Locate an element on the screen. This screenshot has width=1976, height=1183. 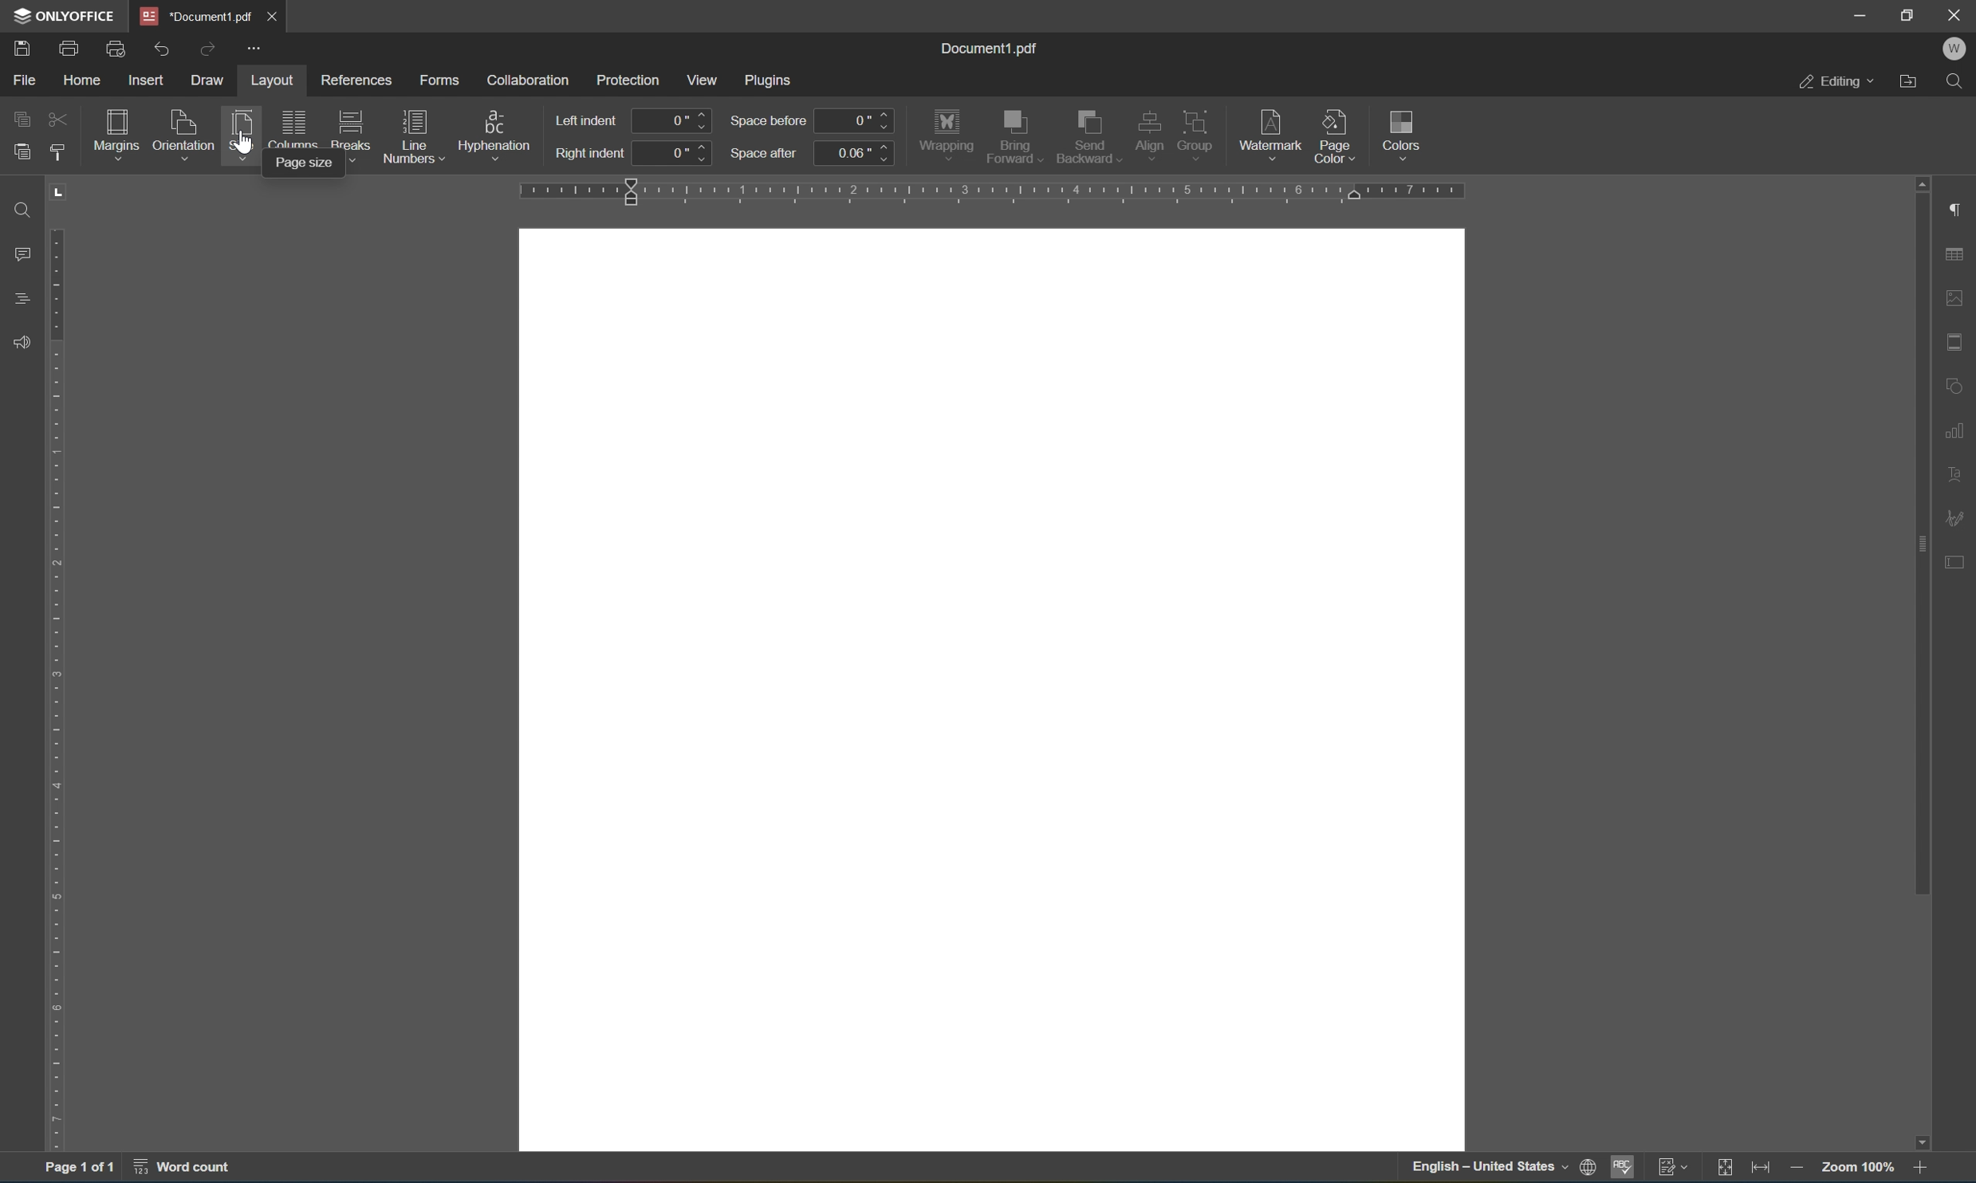
right indent is located at coordinates (589, 155).